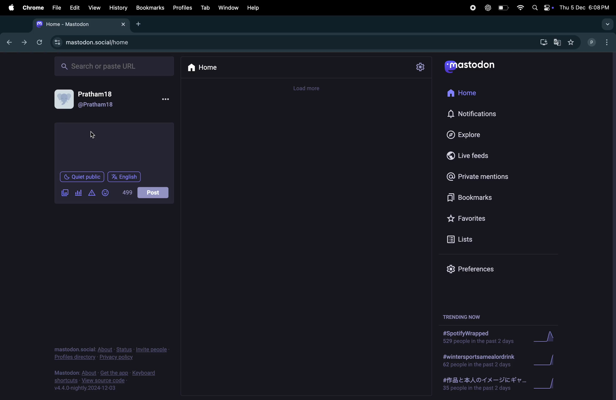 This screenshot has height=400, width=616. What do you see at coordinates (78, 194) in the screenshot?
I see `poll` at bounding box center [78, 194].